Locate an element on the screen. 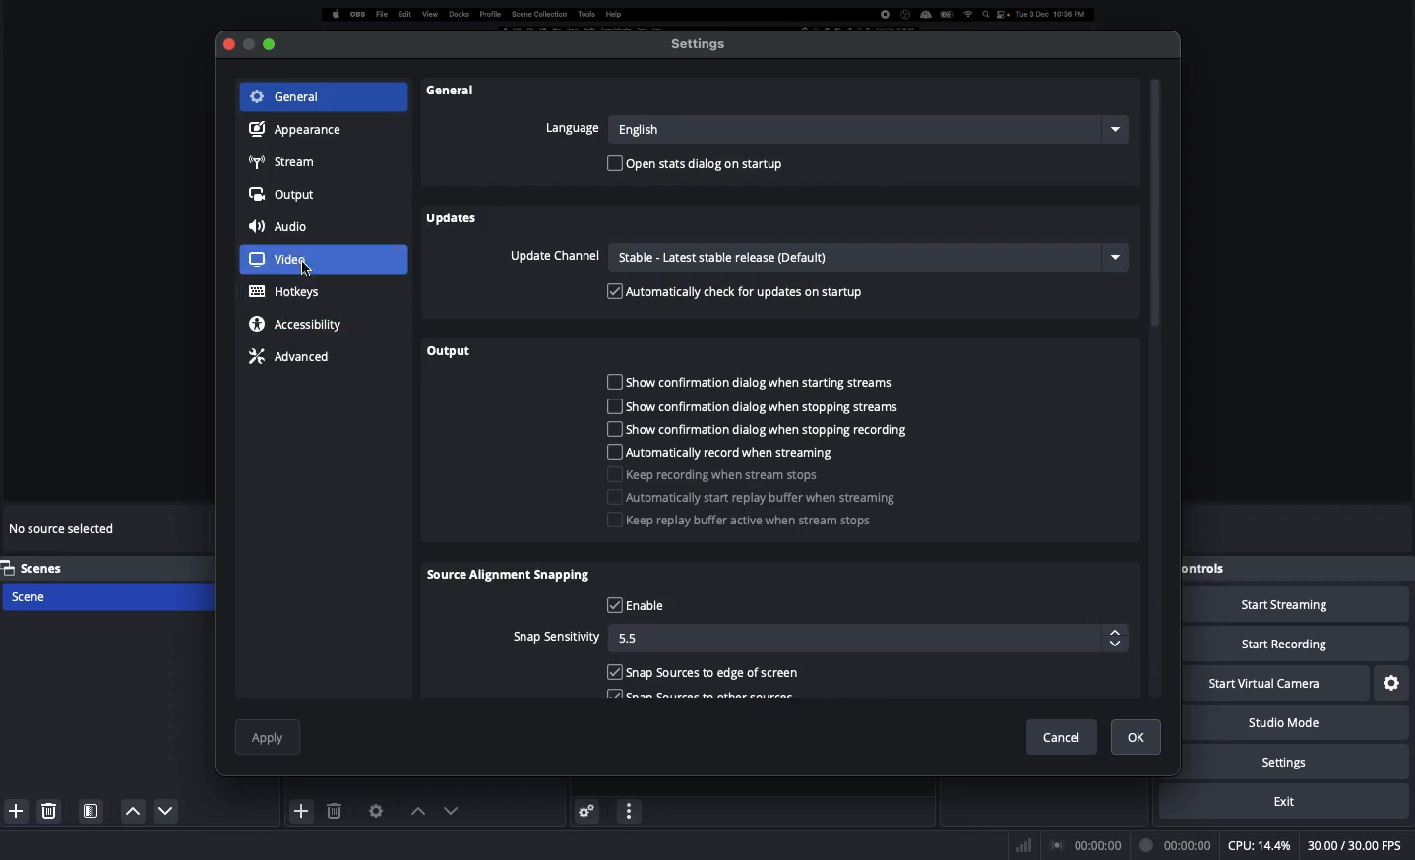  Remove is located at coordinates (1094, 667).